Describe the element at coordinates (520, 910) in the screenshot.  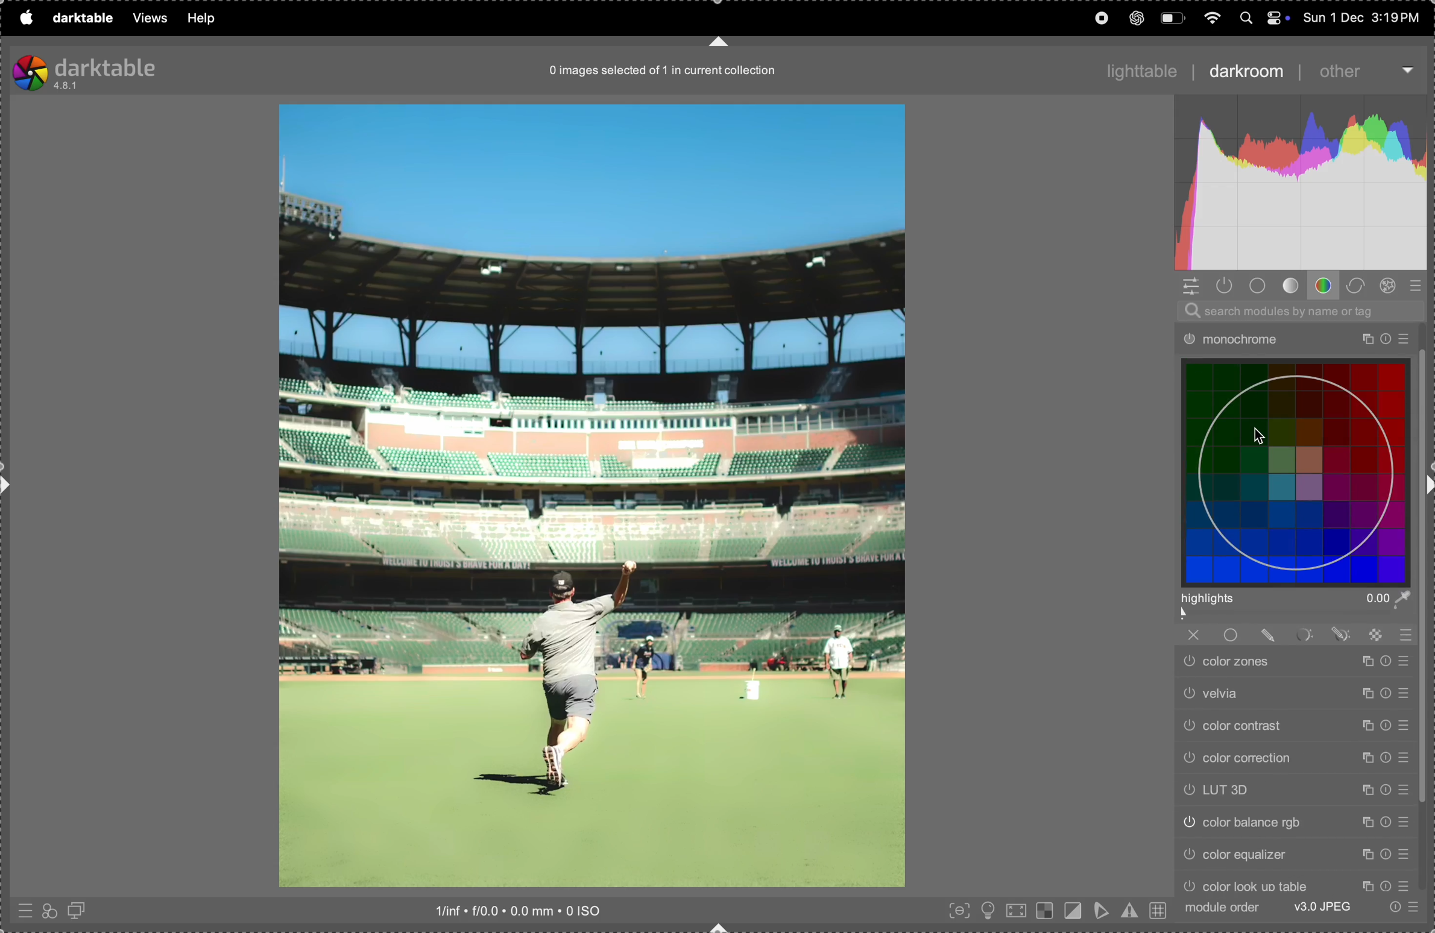
I see `iso` at that location.